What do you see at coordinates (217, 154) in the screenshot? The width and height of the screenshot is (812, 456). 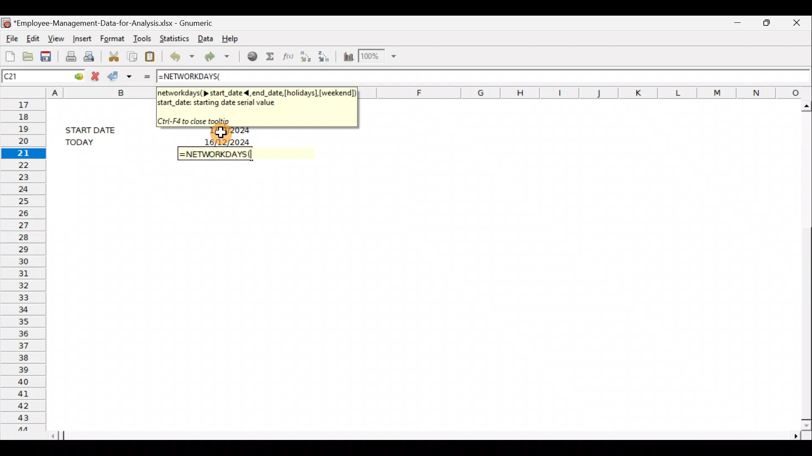 I see `=NETWORKDAYS(` at bounding box center [217, 154].